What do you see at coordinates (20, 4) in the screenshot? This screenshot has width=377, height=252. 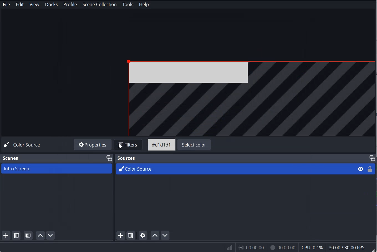 I see `Edit` at bounding box center [20, 4].